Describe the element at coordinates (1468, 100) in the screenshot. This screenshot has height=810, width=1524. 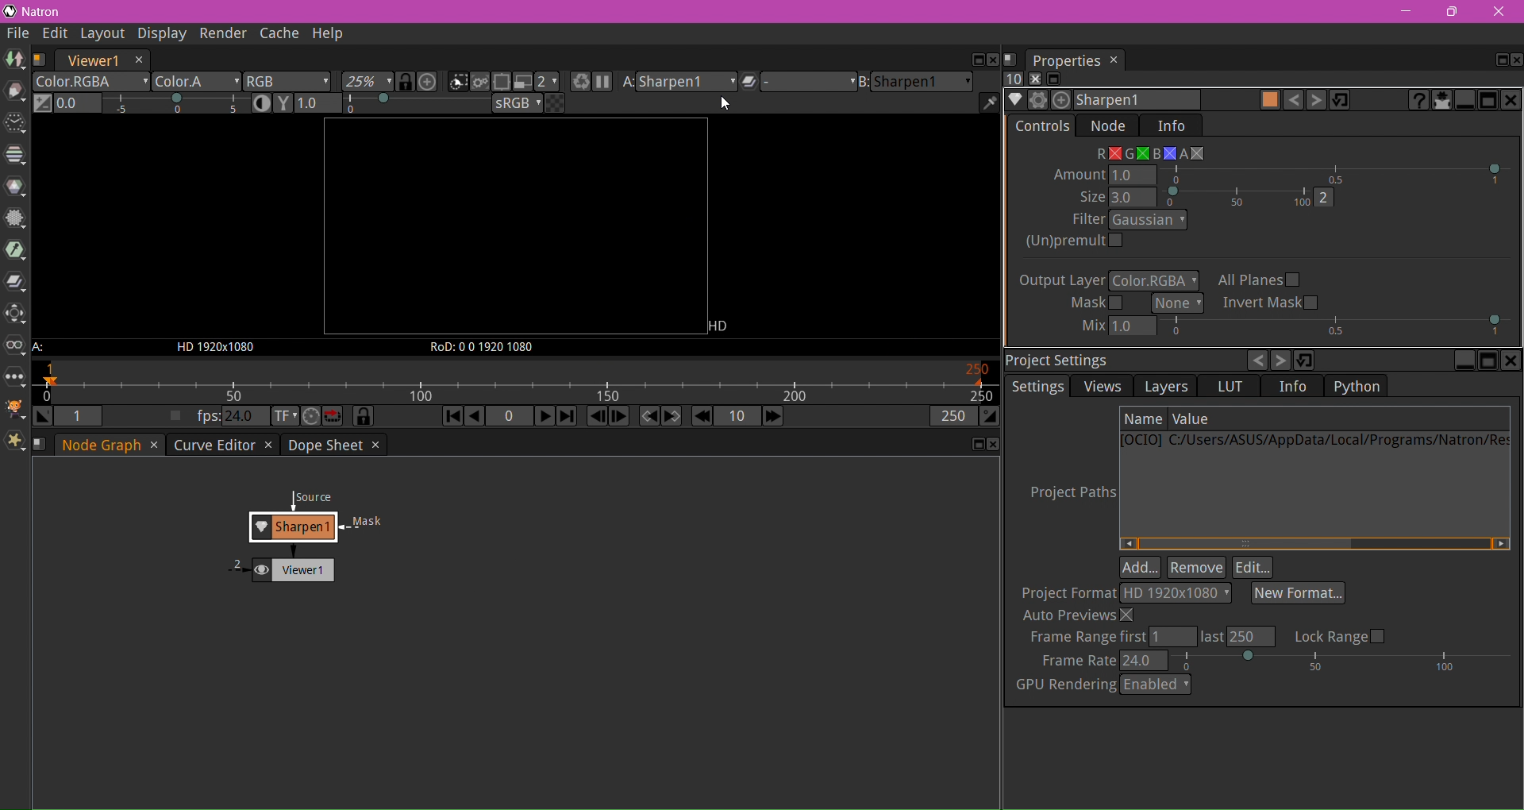
I see `Minimize pane` at that location.